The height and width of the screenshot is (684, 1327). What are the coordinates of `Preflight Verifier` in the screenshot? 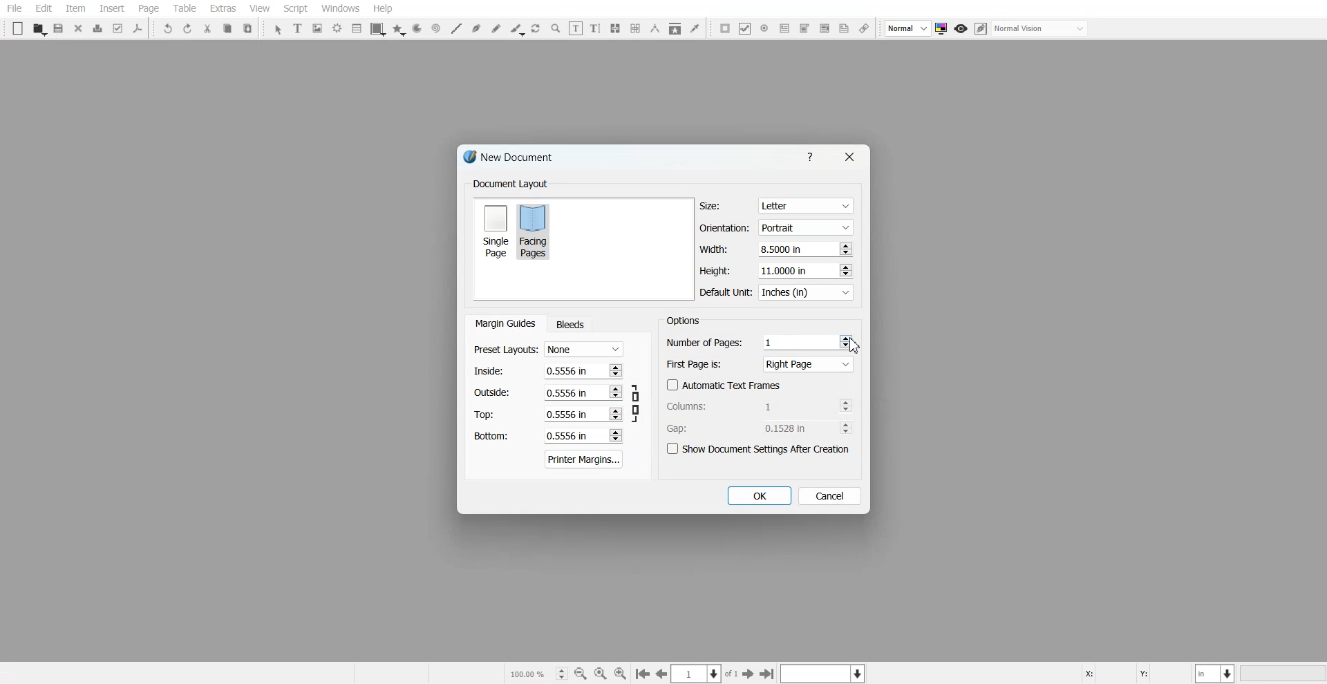 It's located at (119, 28).